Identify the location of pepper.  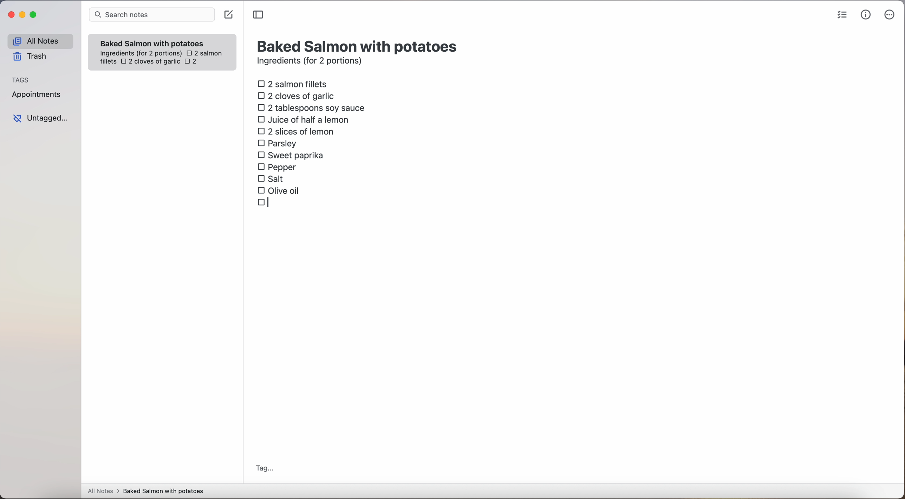
(278, 166).